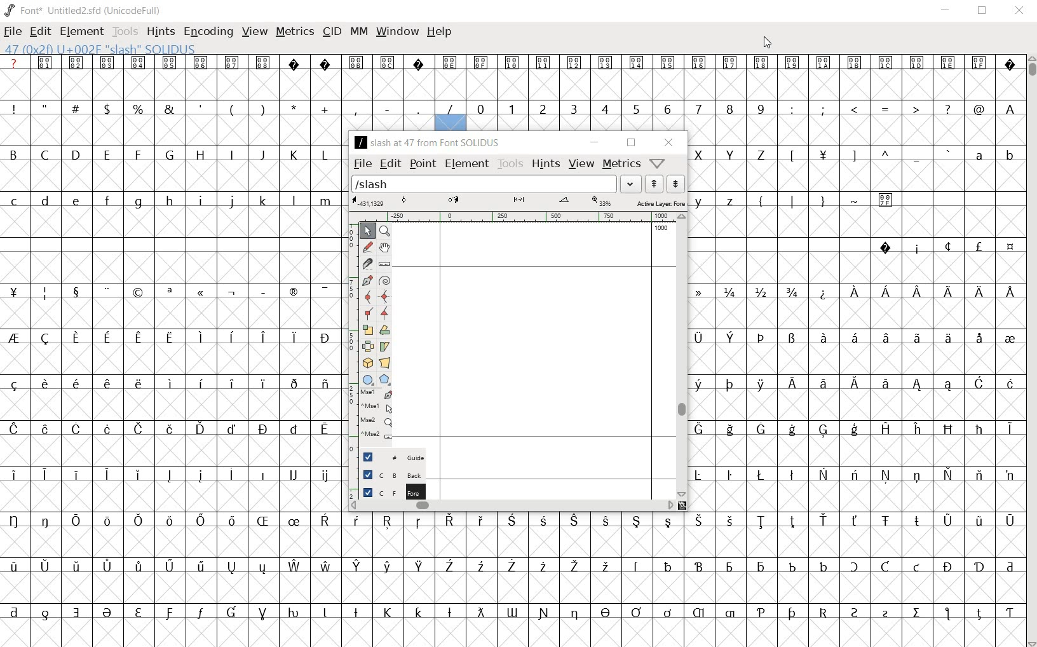  Describe the element at coordinates (383, 248) in the screenshot. I see `scroll by hand` at that location.